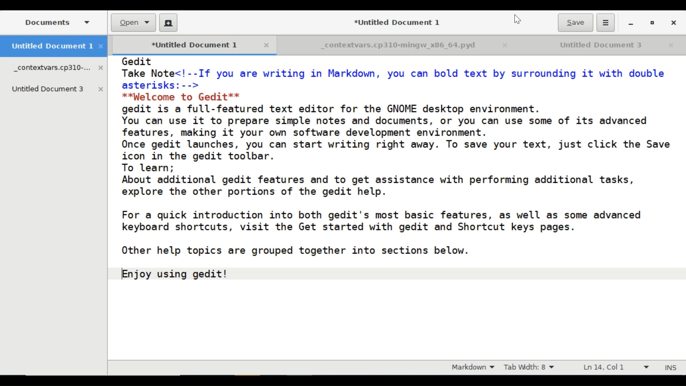 The image size is (686, 386). I want to click on Close, so click(265, 45).